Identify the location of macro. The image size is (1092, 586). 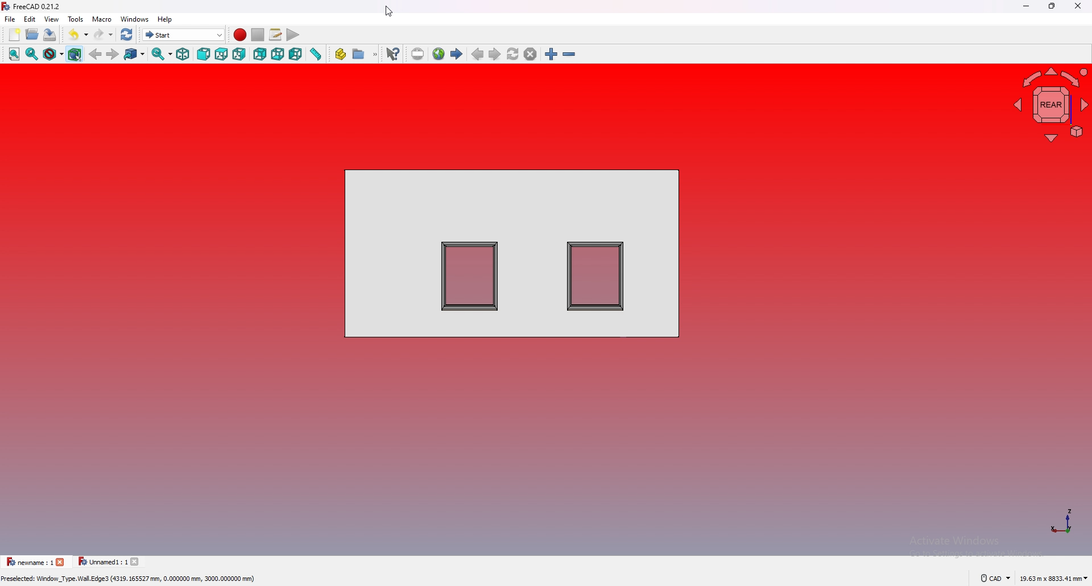
(102, 19).